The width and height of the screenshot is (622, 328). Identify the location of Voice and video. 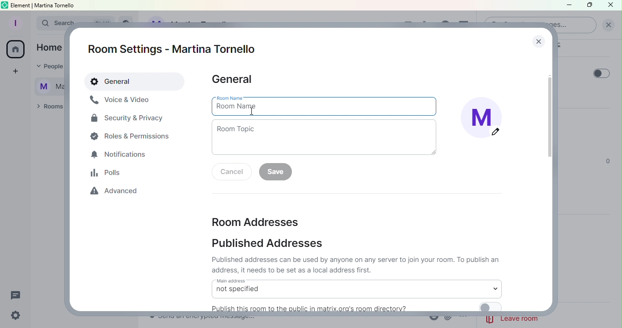
(121, 100).